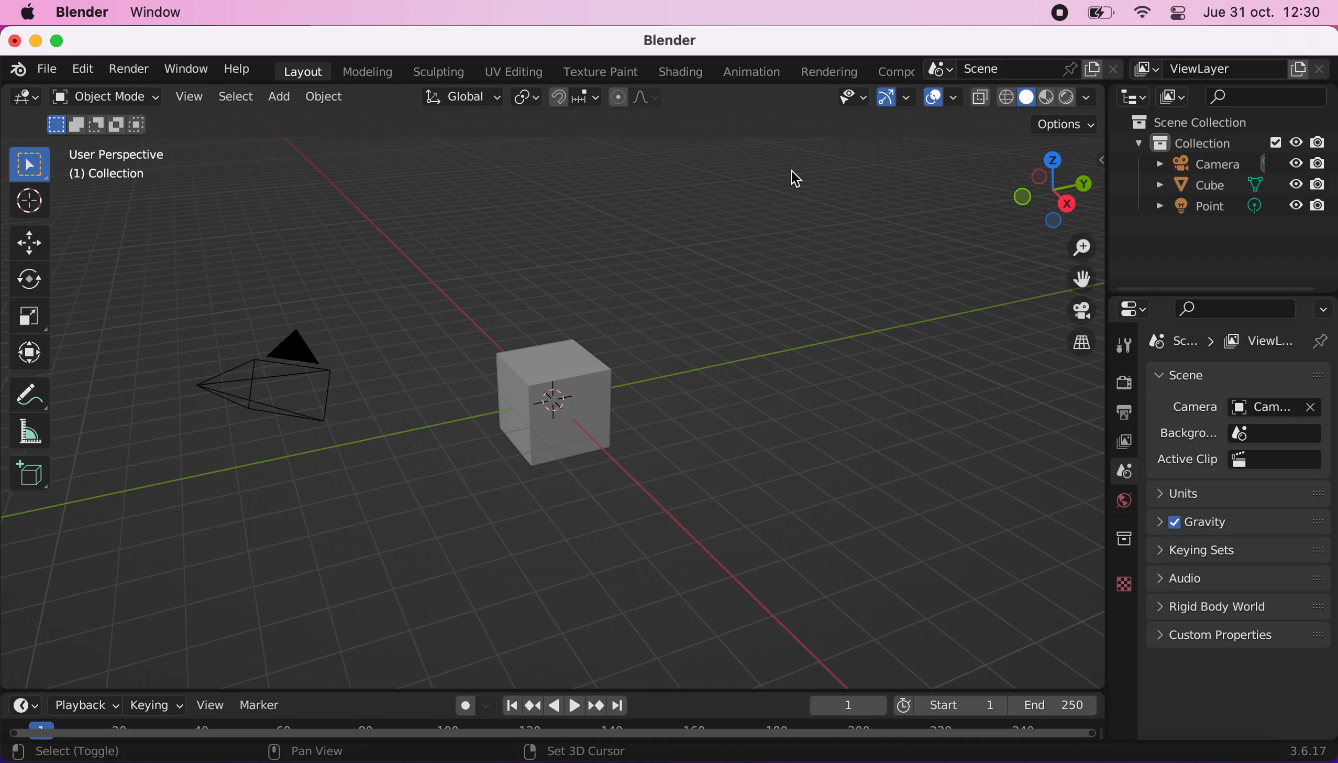 The image size is (1338, 763). I want to click on add, so click(283, 98).